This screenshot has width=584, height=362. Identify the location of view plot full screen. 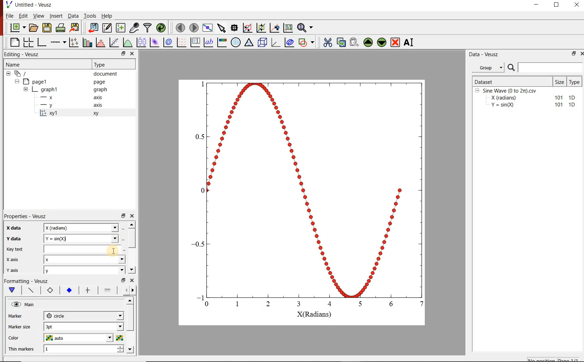
(208, 27).